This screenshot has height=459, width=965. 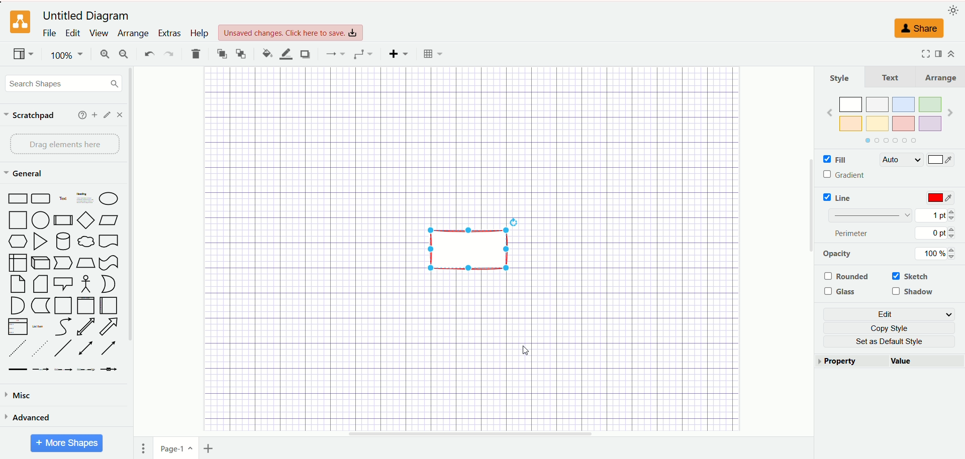 I want to click on shape, so click(x=472, y=249).